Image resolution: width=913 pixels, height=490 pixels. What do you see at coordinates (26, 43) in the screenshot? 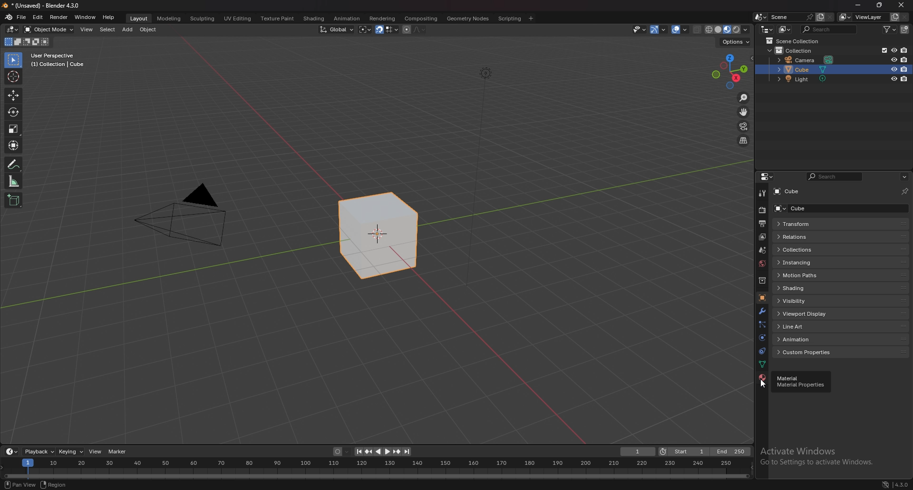
I see `mode` at bounding box center [26, 43].